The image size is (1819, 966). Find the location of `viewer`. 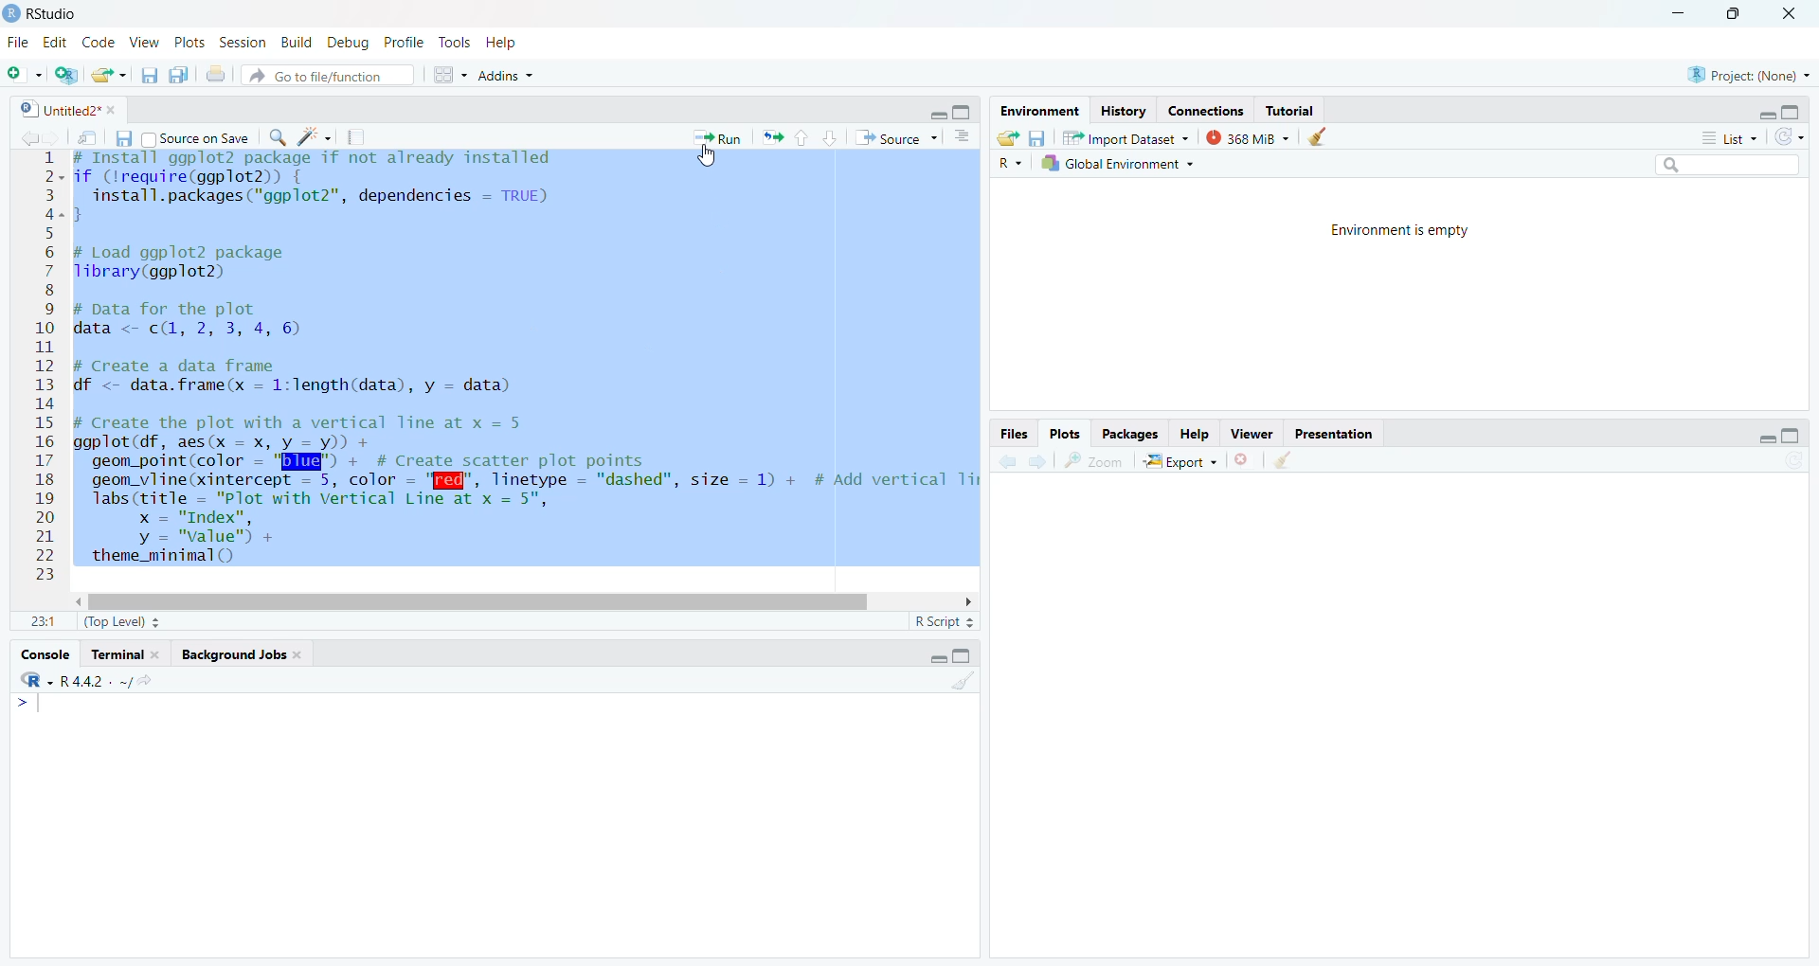

viewer is located at coordinates (1253, 435).